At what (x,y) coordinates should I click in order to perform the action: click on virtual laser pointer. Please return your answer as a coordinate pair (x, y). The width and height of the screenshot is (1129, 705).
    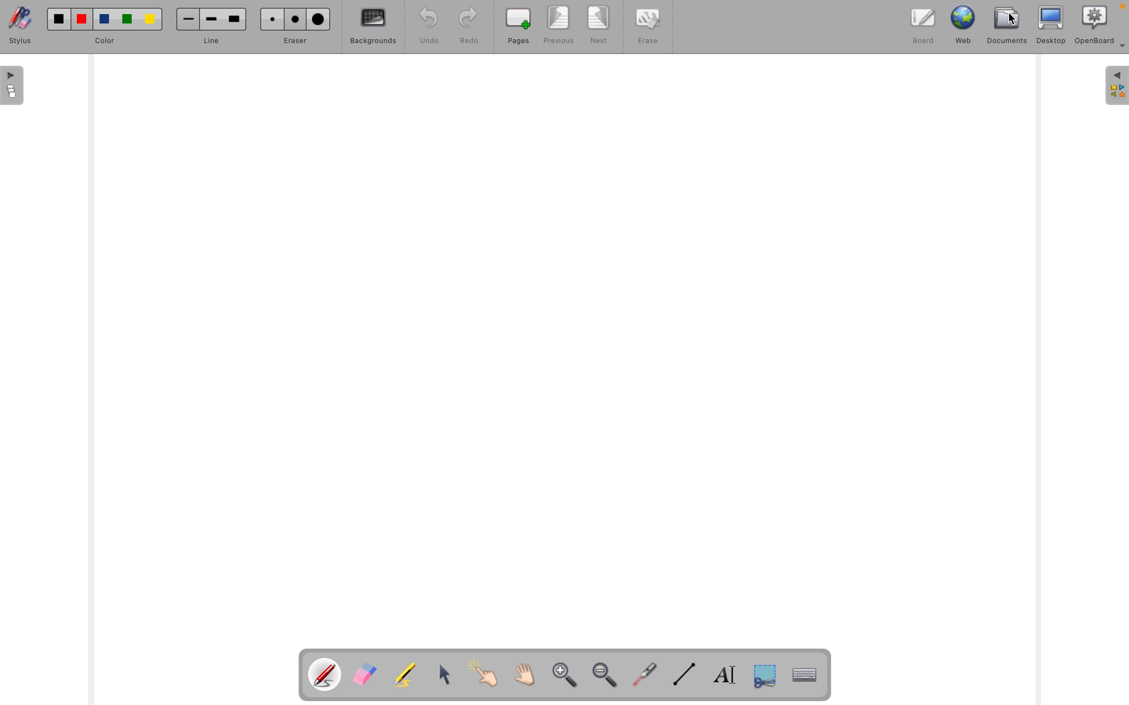
    Looking at the image, I should click on (647, 673).